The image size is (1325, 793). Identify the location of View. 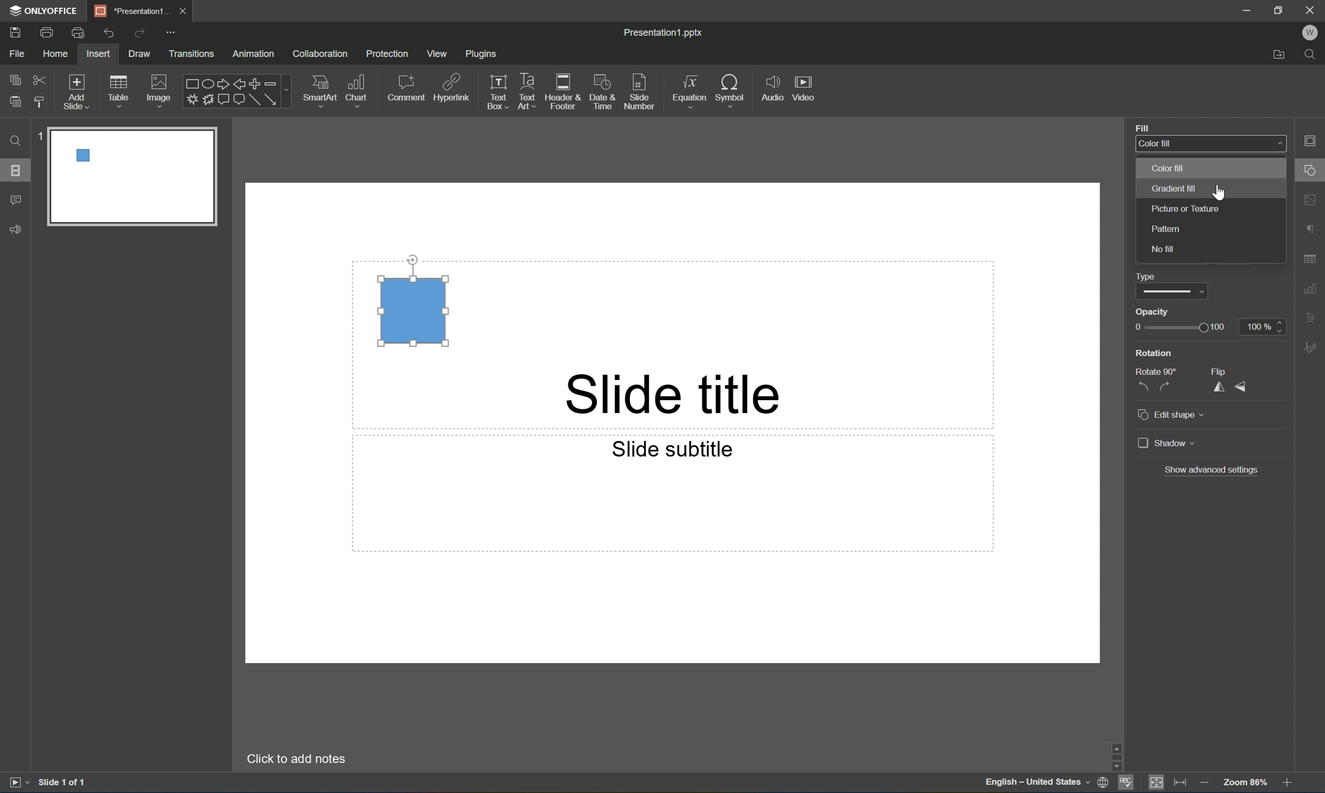
(438, 53).